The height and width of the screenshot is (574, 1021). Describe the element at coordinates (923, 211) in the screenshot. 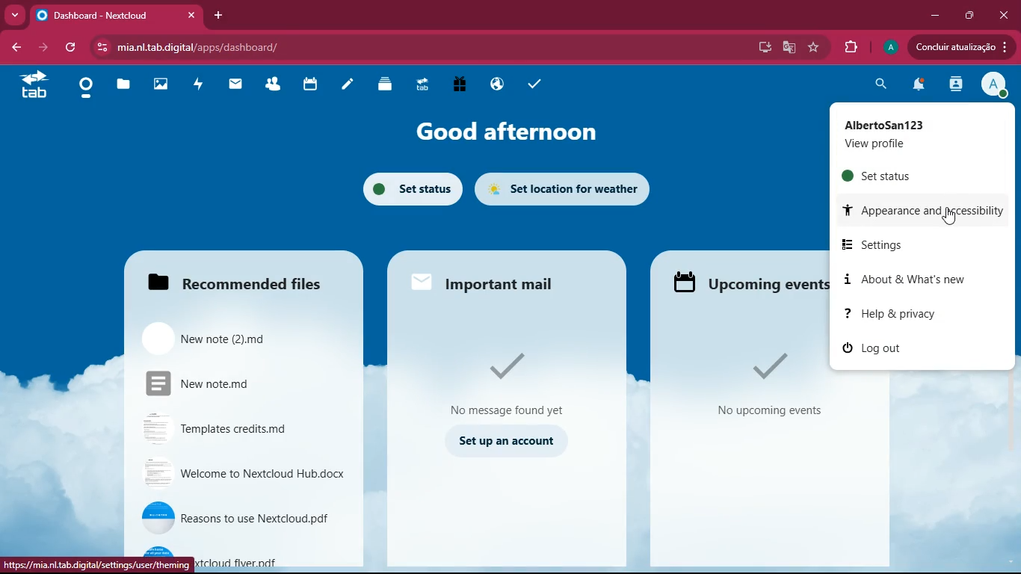

I see `appearance and accessibility` at that location.